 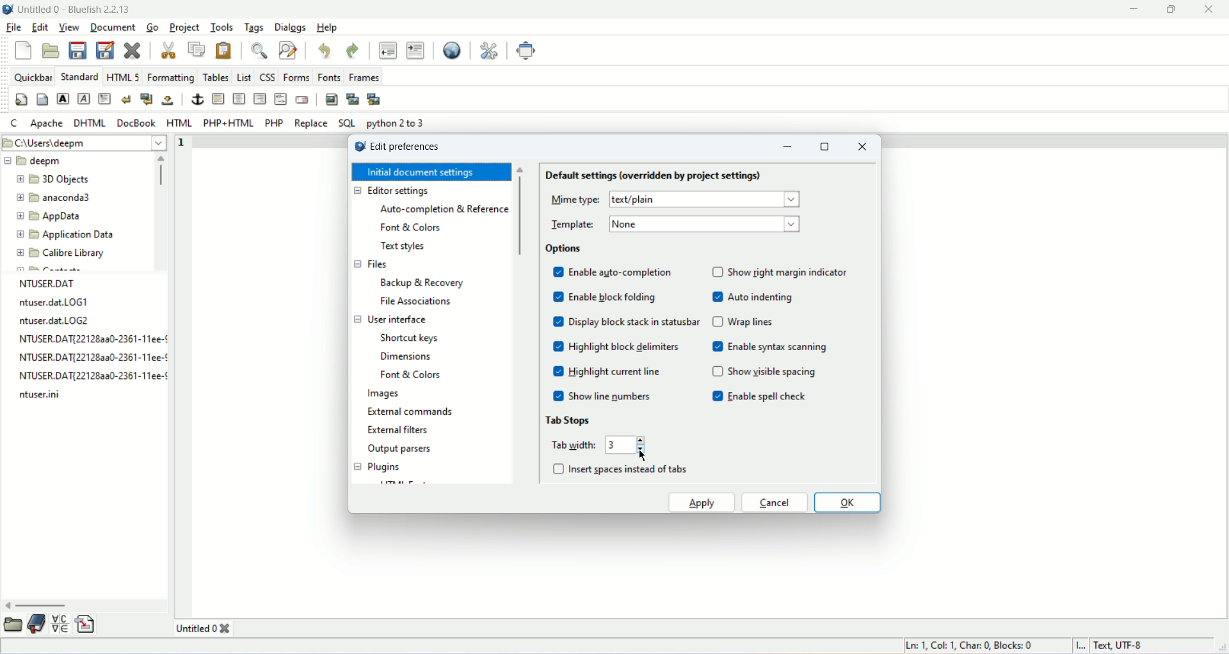 I want to click on show visible spacing, so click(x=771, y=372).